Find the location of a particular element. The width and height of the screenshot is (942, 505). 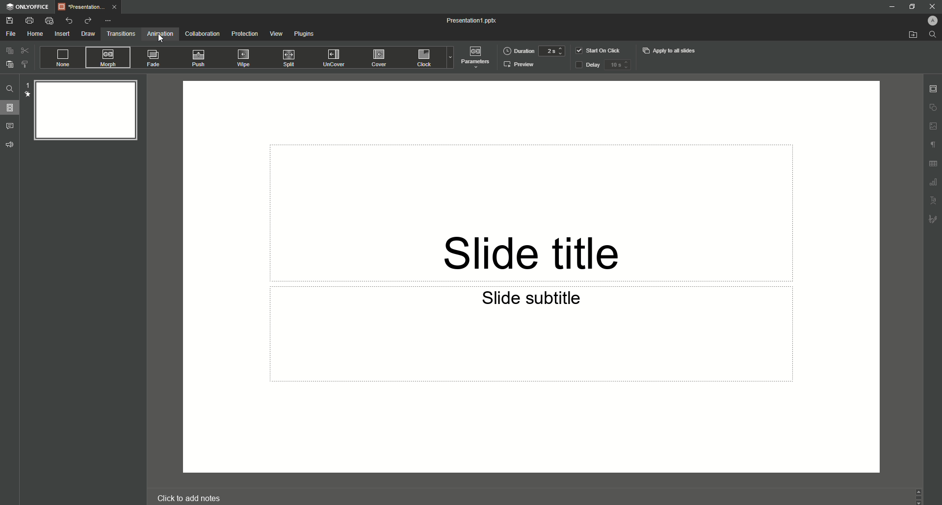

Fade is located at coordinates (152, 59).